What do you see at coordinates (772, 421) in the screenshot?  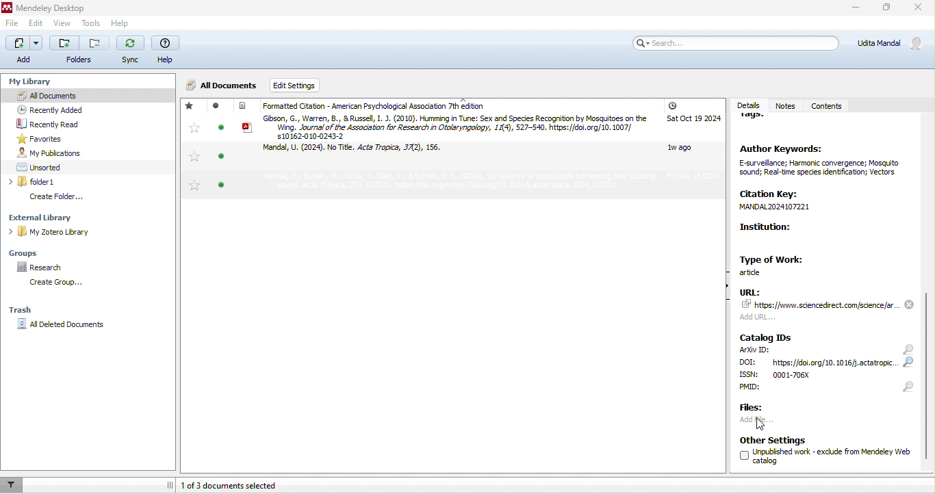 I see `add file` at bounding box center [772, 421].